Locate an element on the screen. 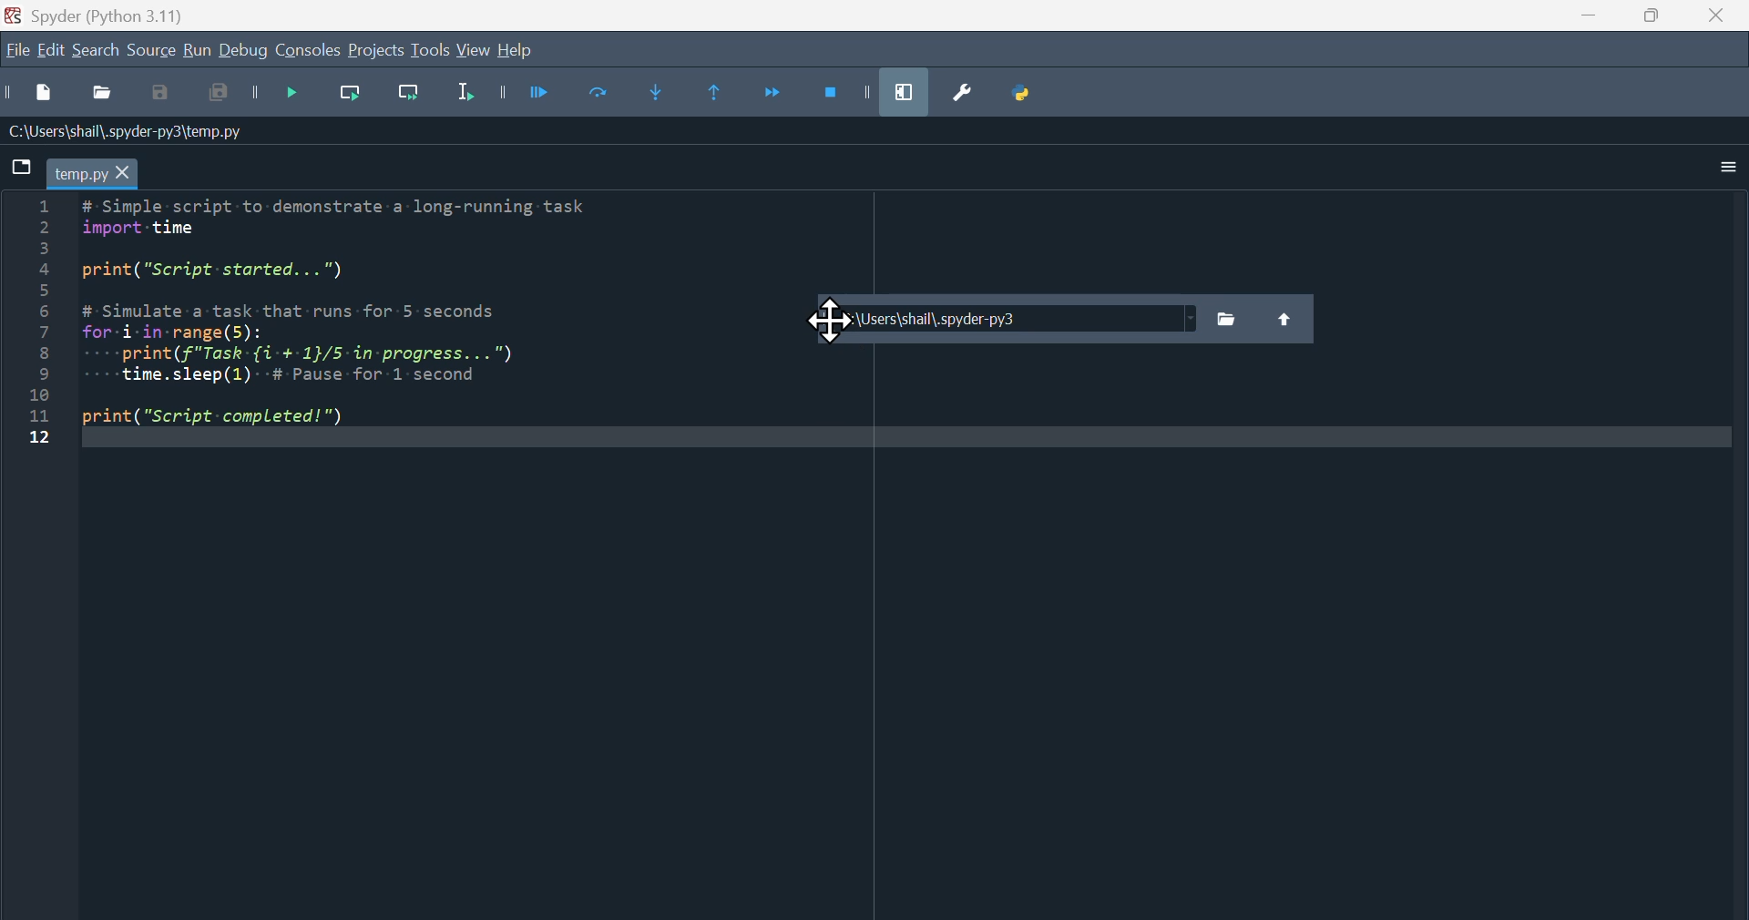 This screenshot has height=920, width=1749. Projects is located at coordinates (373, 49).